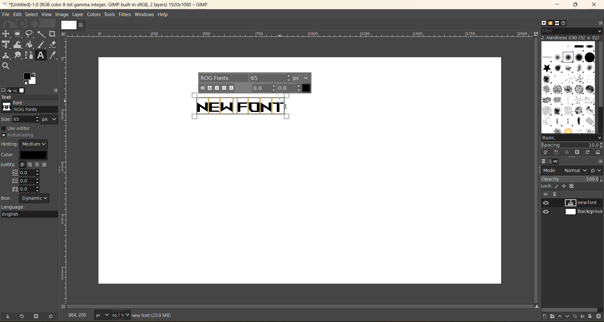 The width and height of the screenshot is (604, 322). I want to click on background, so click(583, 212).